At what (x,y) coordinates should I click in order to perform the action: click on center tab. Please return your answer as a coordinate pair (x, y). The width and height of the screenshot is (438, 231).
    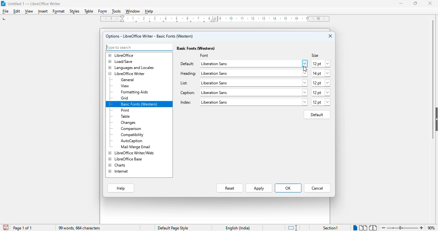
    Looking at the image, I should click on (206, 23).